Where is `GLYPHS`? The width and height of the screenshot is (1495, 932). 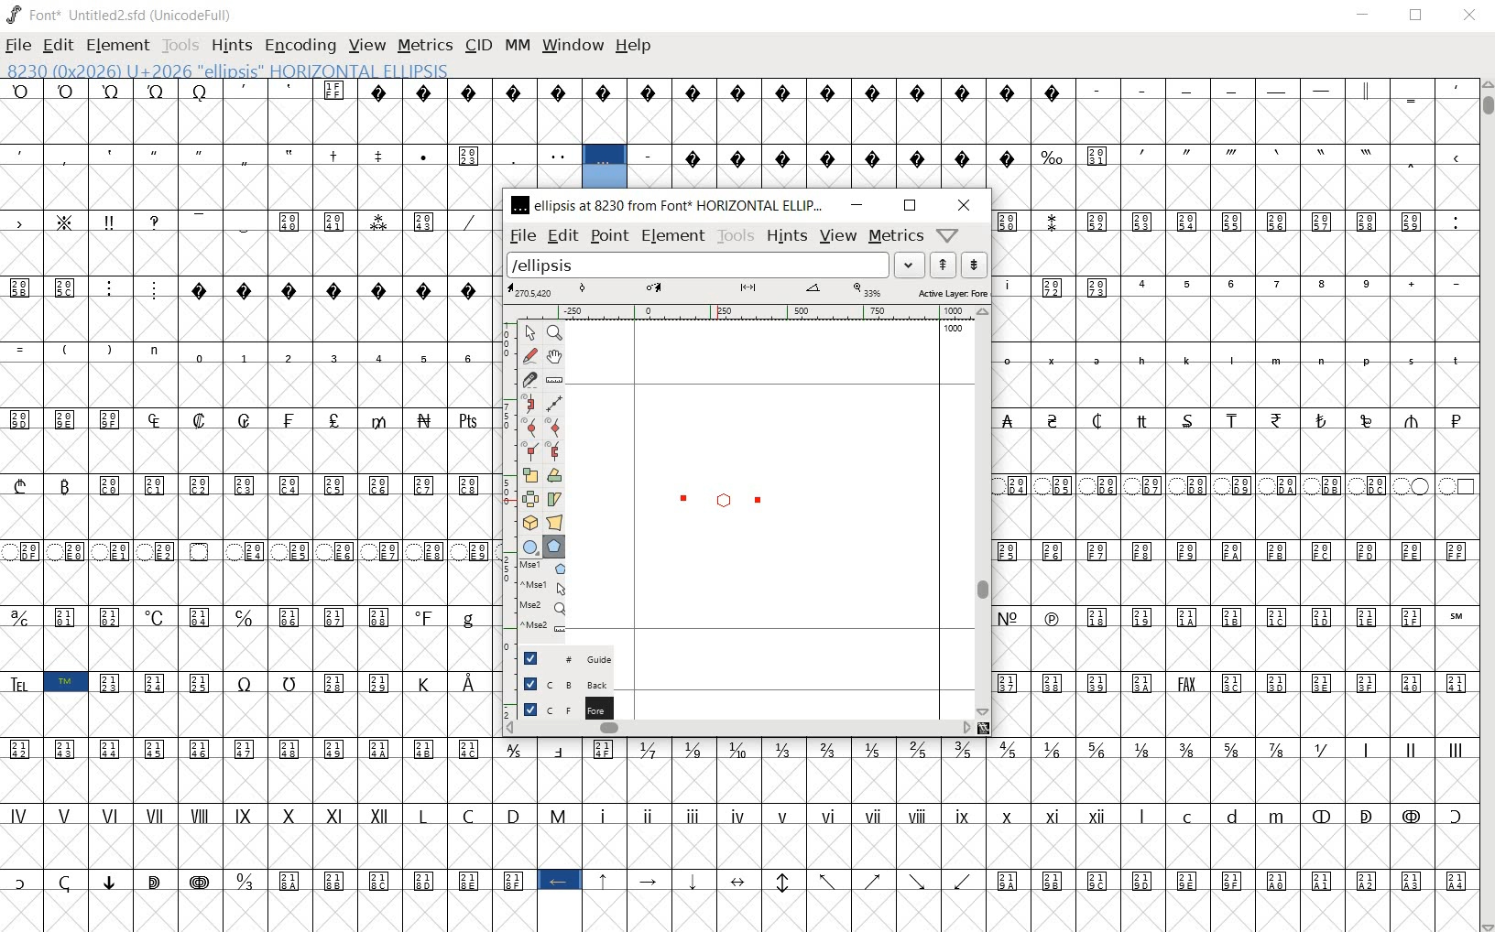
GLYPHS is located at coordinates (242, 498).